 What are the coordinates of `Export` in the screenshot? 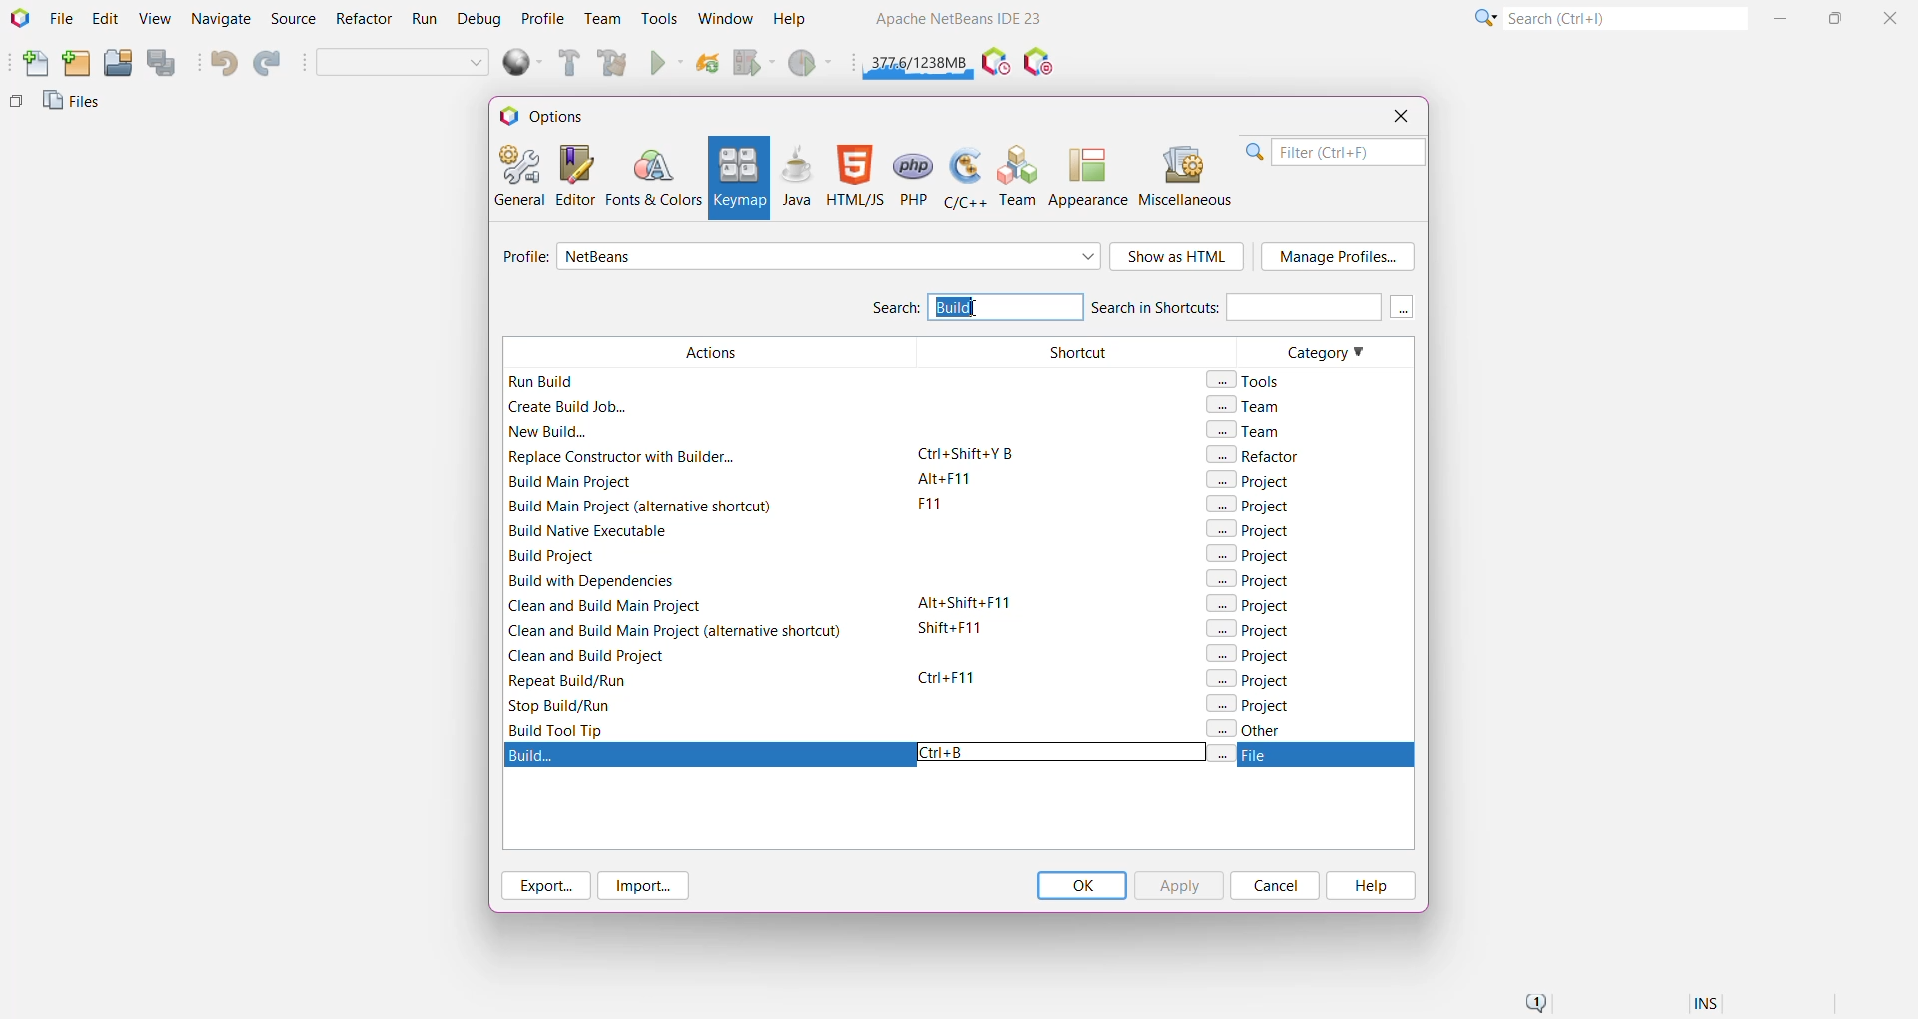 It's located at (543, 885).